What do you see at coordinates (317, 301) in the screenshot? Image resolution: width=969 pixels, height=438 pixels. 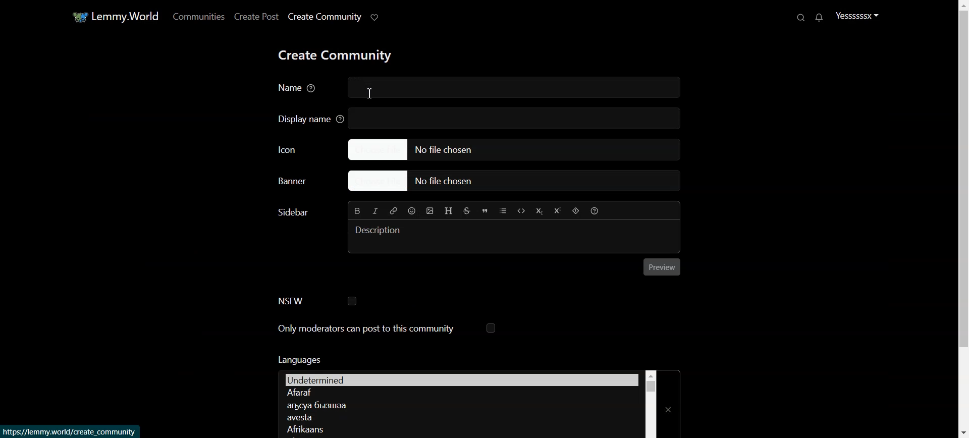 I see `NSFW` at bounding box center [317, 301].